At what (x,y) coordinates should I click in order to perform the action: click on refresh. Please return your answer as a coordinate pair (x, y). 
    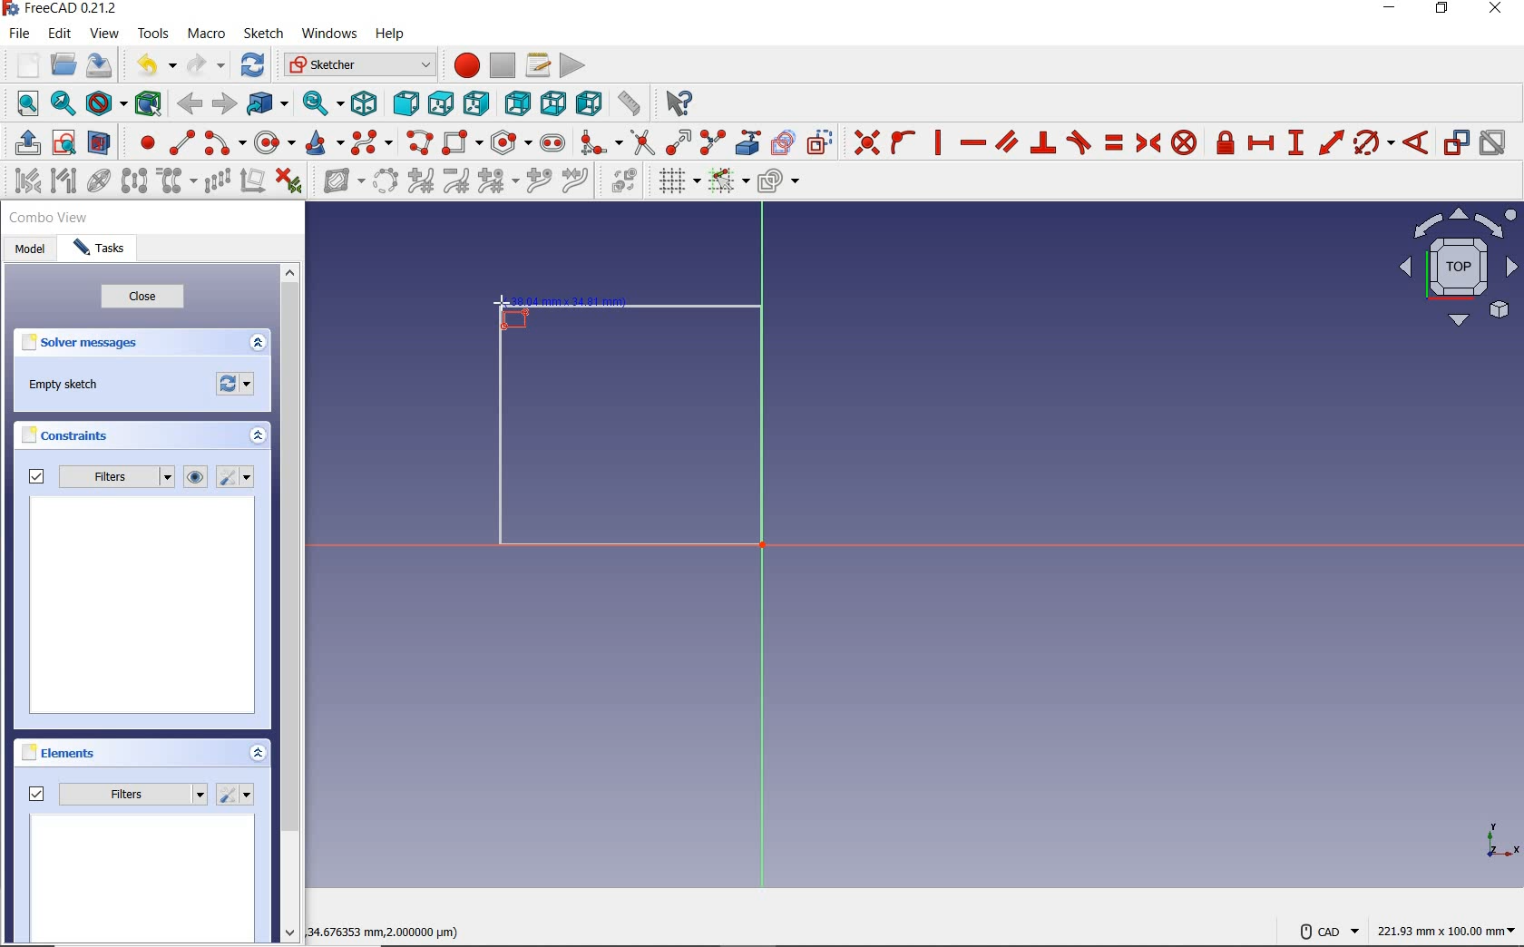
    Looking at the image, I should click on (252, 65).